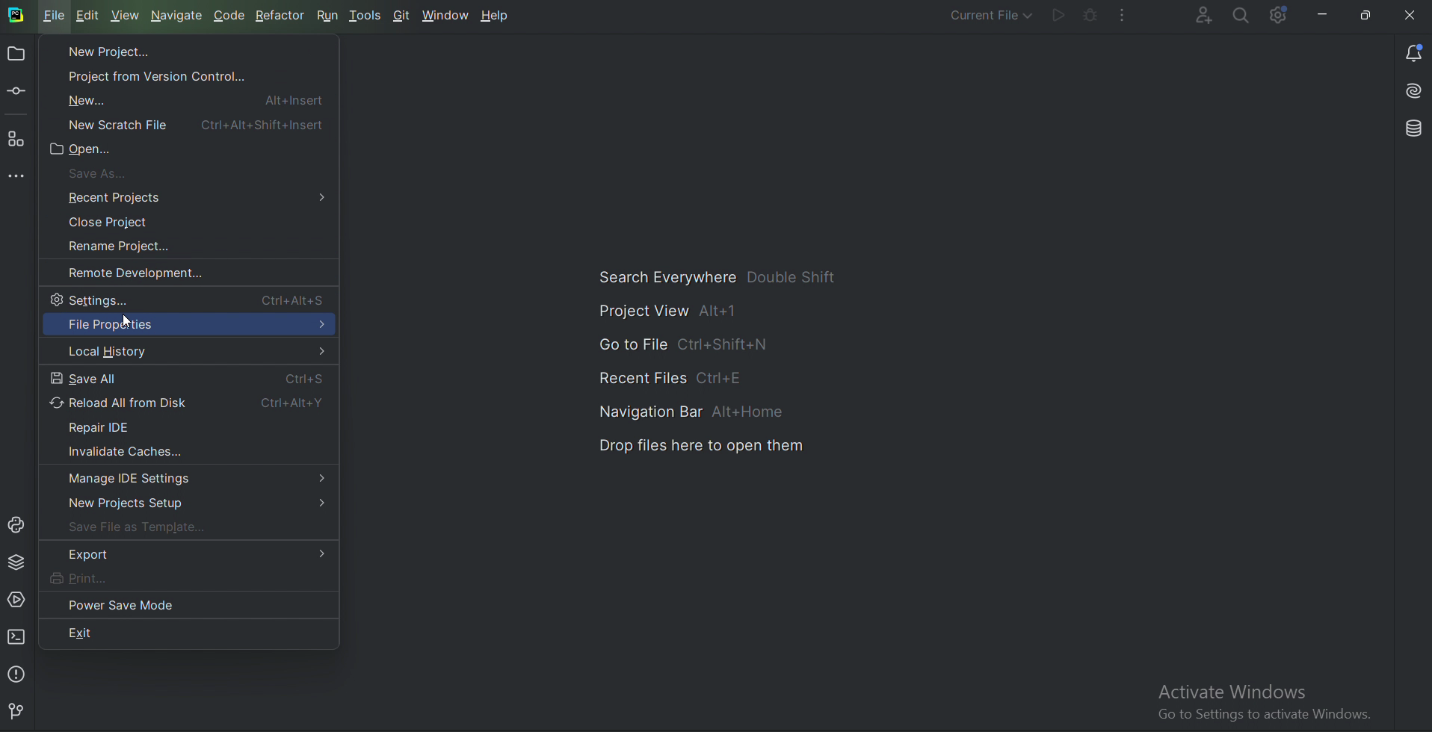 This screenshot has width=1432, height=732. What do you see at coordinates (114, 426) in the screenshot?
I see `Repair IDE` at bounding box center [114, 426].